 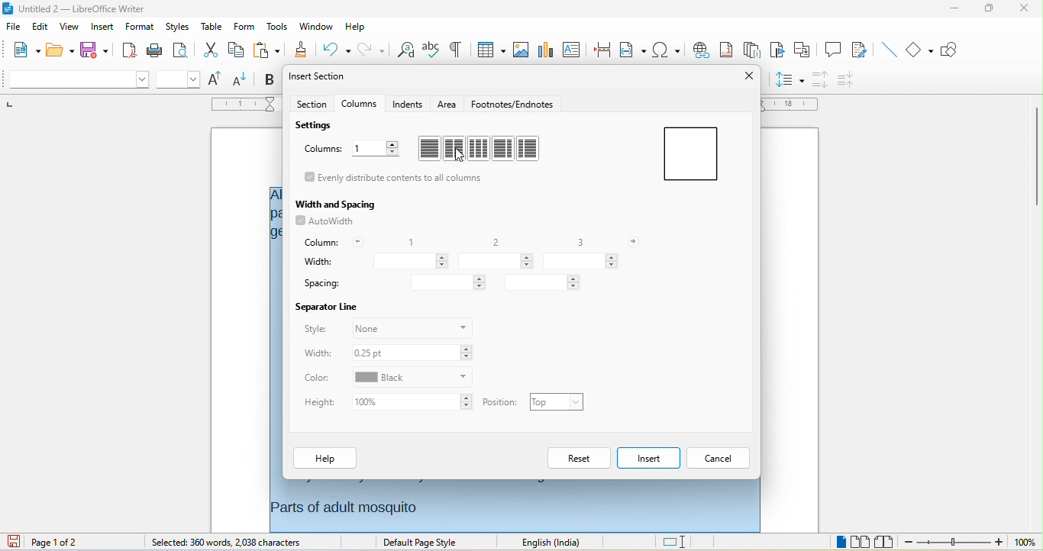 What do you see at coordinates (405, 51) in the screenshot?
I see `find and replace` at bounding box center [405, 51].